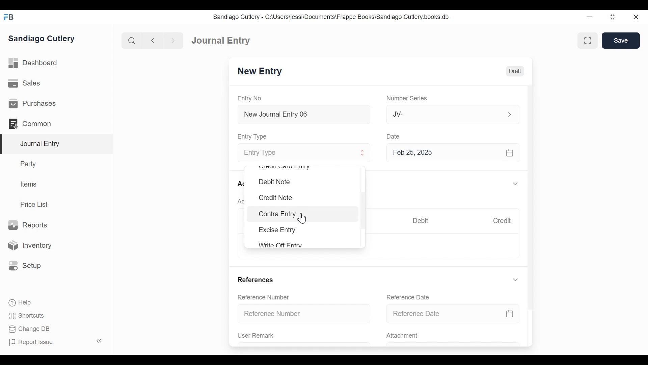 This screenshot has width=648, height=365. What do you see at coordinates (255, 279) in the screenshot?
I see `References` at bounding box center [255, 279].